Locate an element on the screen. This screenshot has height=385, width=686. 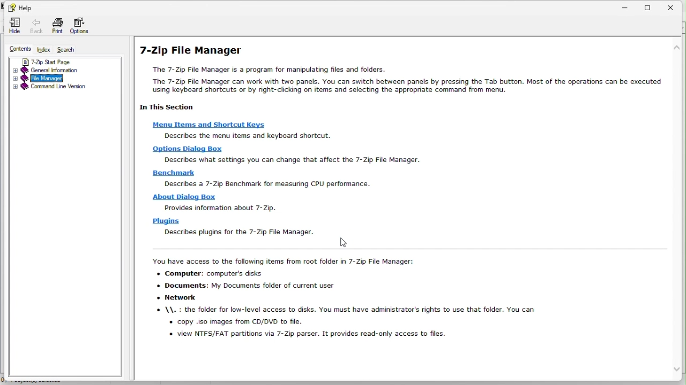
Back is located at coordinates (36, 25).